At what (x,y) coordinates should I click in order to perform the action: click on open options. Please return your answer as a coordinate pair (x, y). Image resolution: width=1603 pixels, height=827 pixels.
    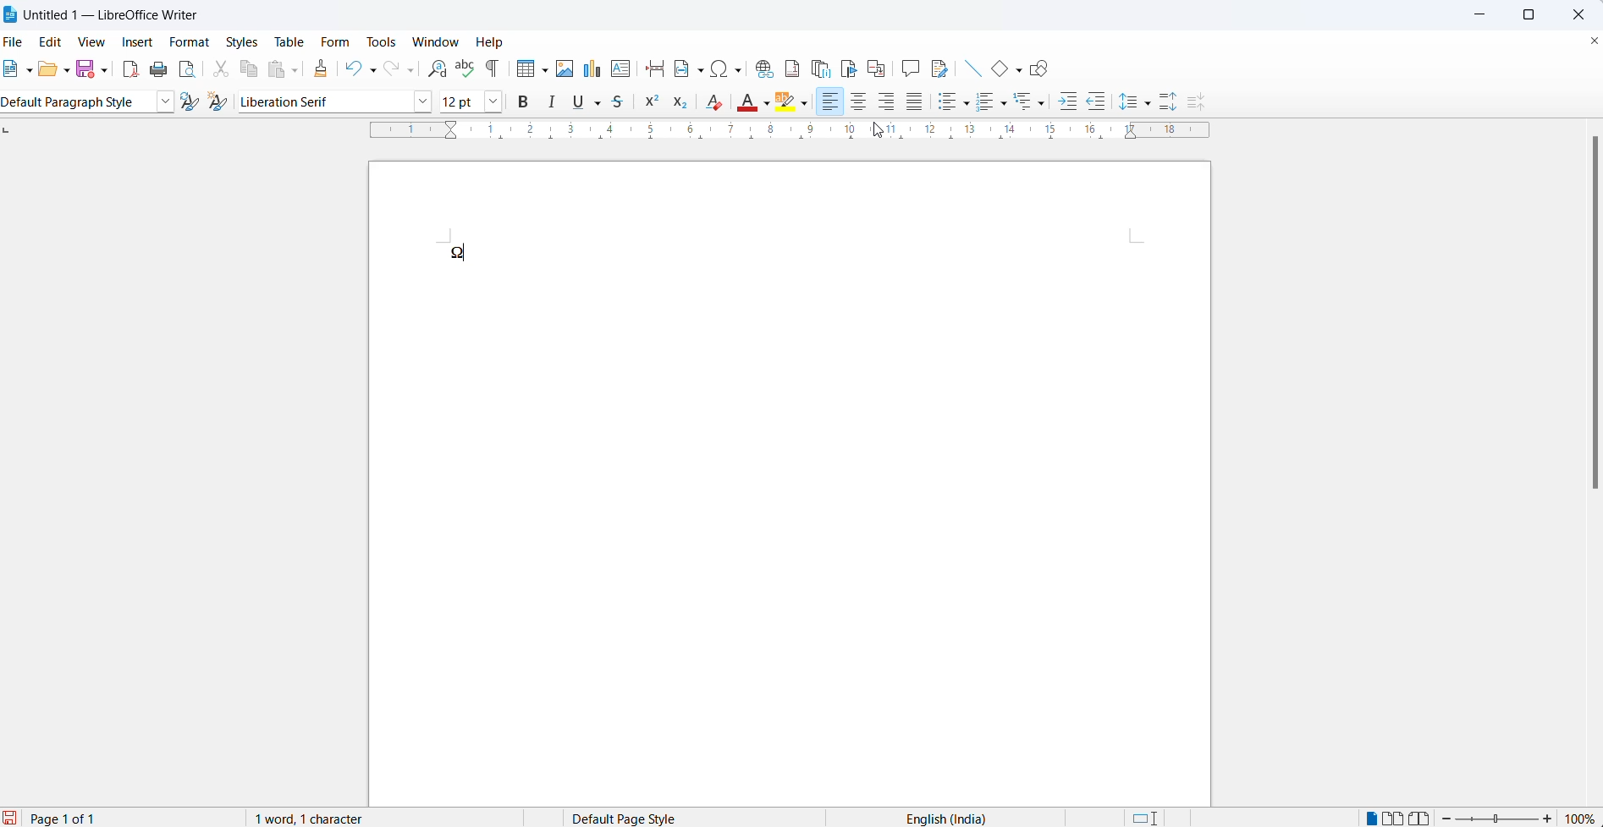
    Looking at the image, I should click on (69, 71).